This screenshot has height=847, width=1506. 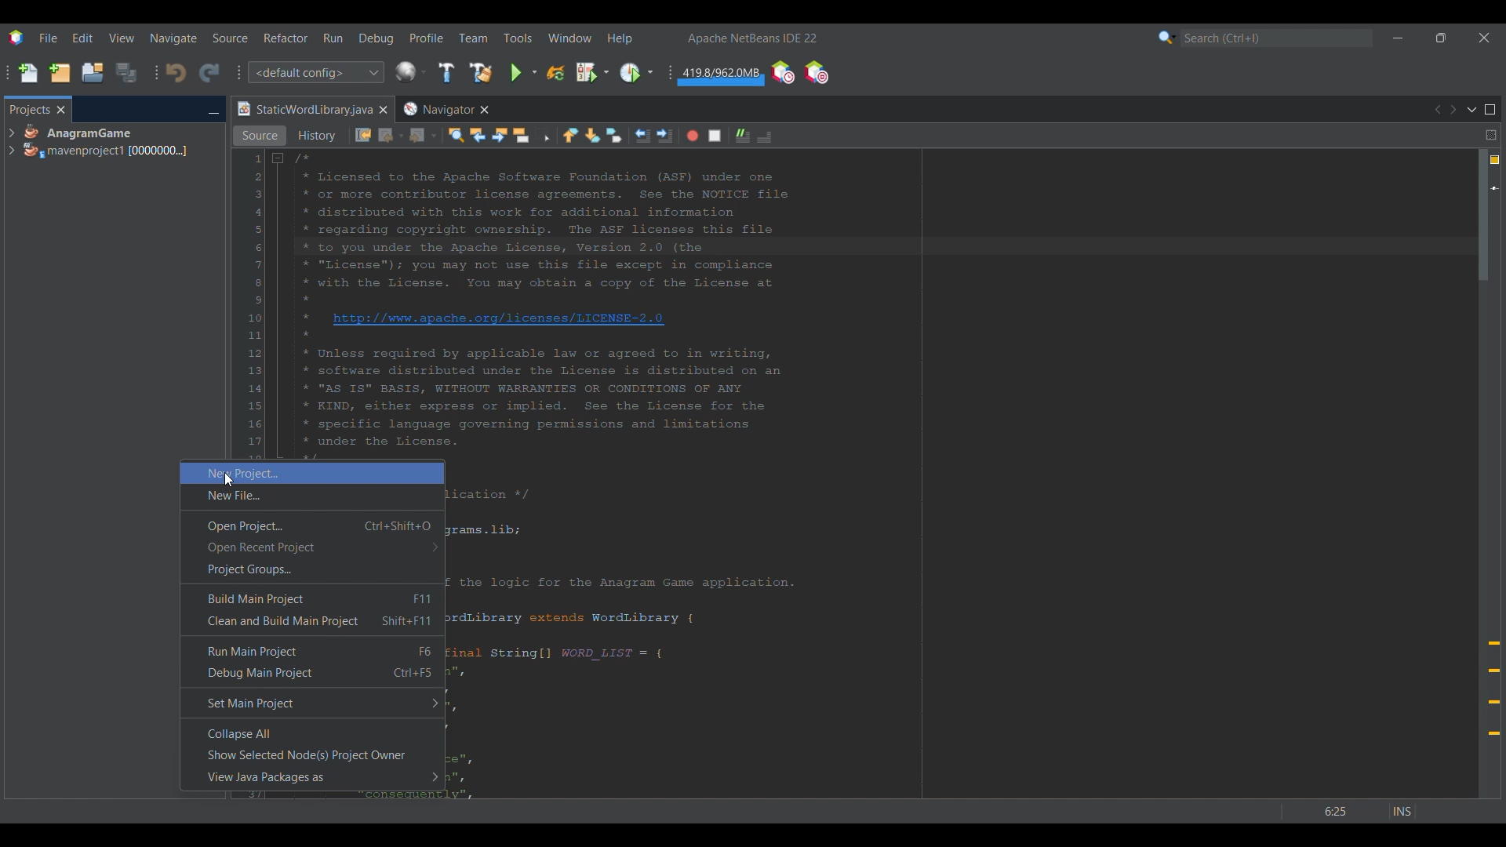 What do you see at coordinates (1495, 160) in the screenshot?
I see `4 warnings` at bounding box center [1495, 160].